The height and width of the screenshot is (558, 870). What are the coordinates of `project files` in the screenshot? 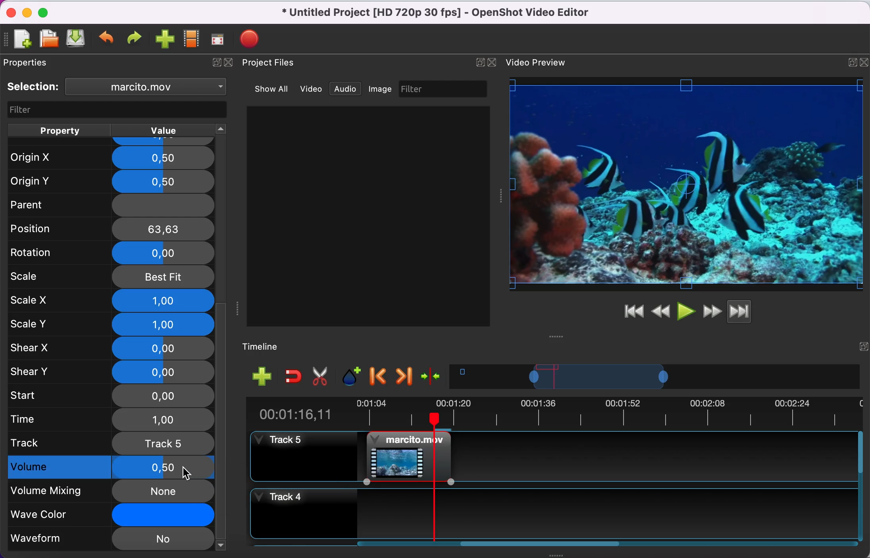 It's located at (276, 63).